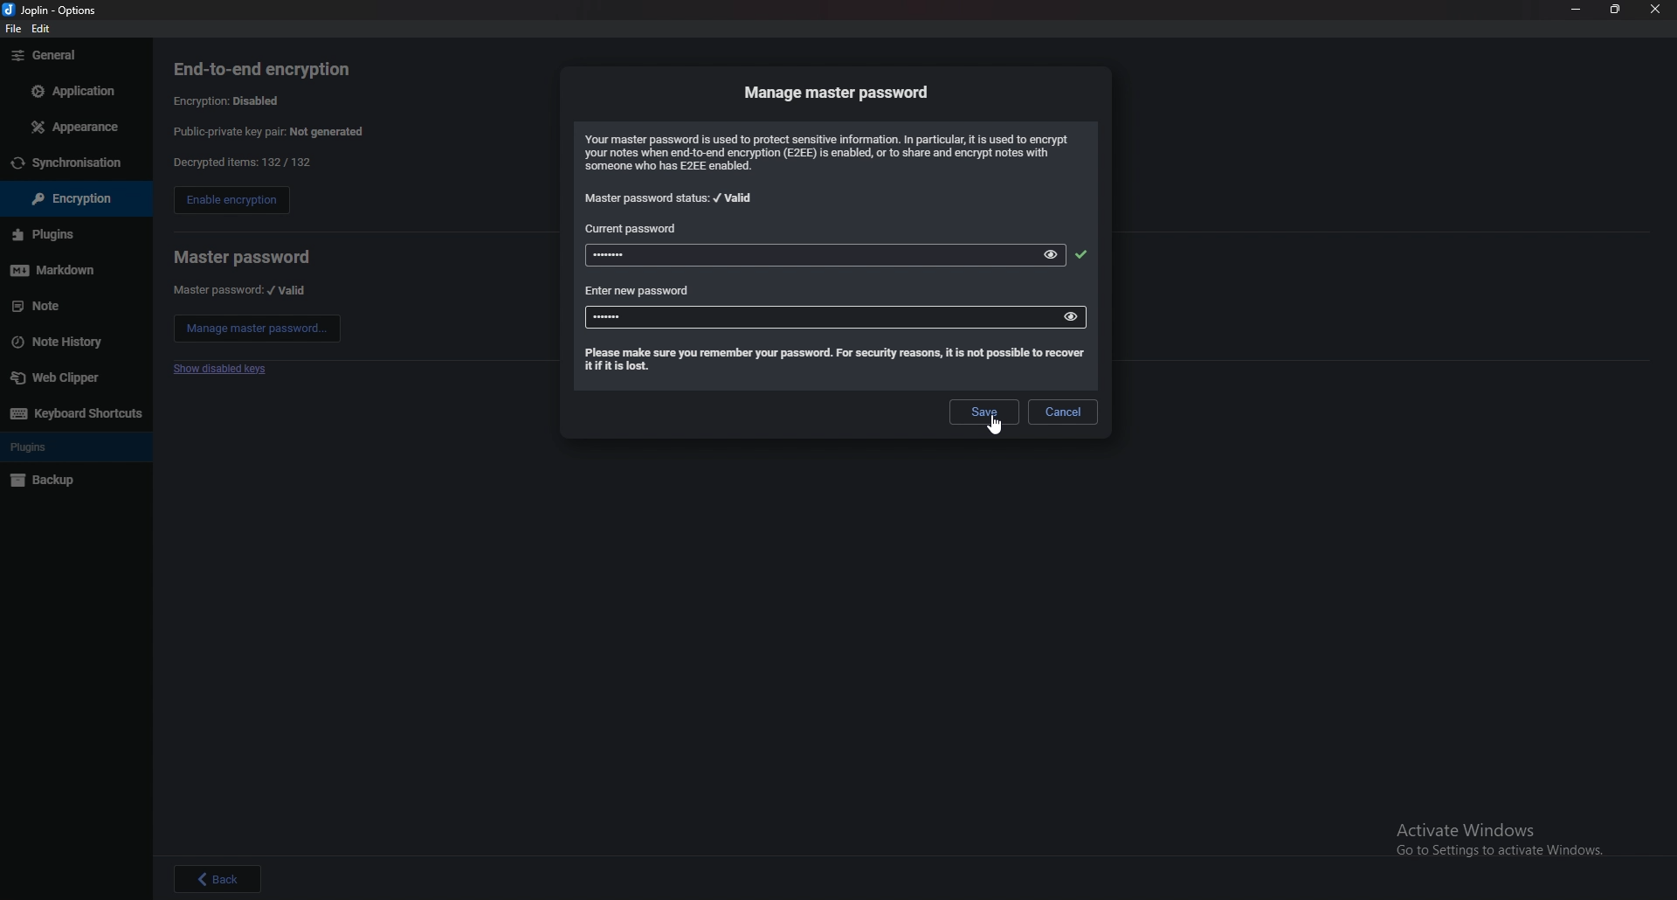 This screenshot has height=900, width=1677. Describe the element at coordinates (75, 377) in the screenshot. I see `web clipper` at that location.